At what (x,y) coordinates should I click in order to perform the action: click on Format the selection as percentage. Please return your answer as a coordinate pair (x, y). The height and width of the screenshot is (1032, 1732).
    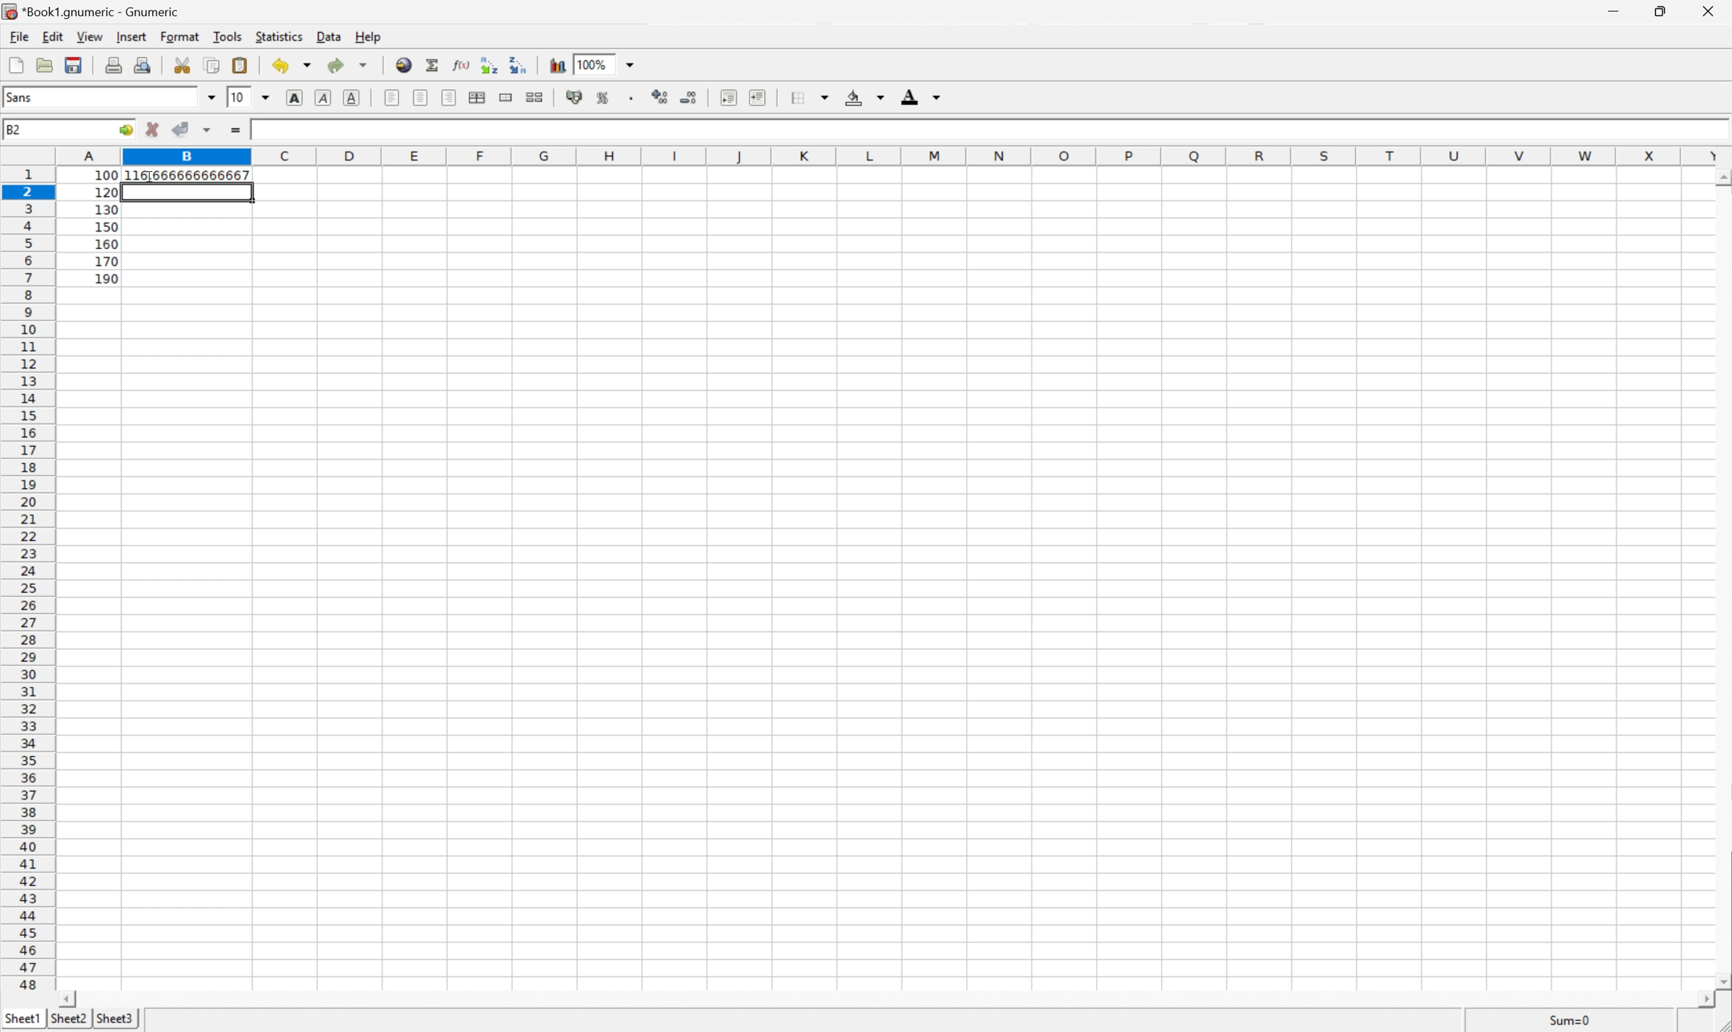
    Looking at the image, I should click on (605, 97).